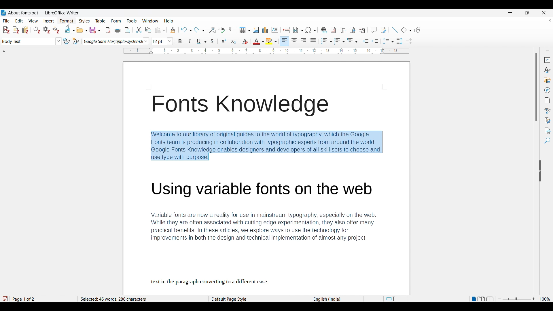  I want to click on Single page view, so click(474, 299).